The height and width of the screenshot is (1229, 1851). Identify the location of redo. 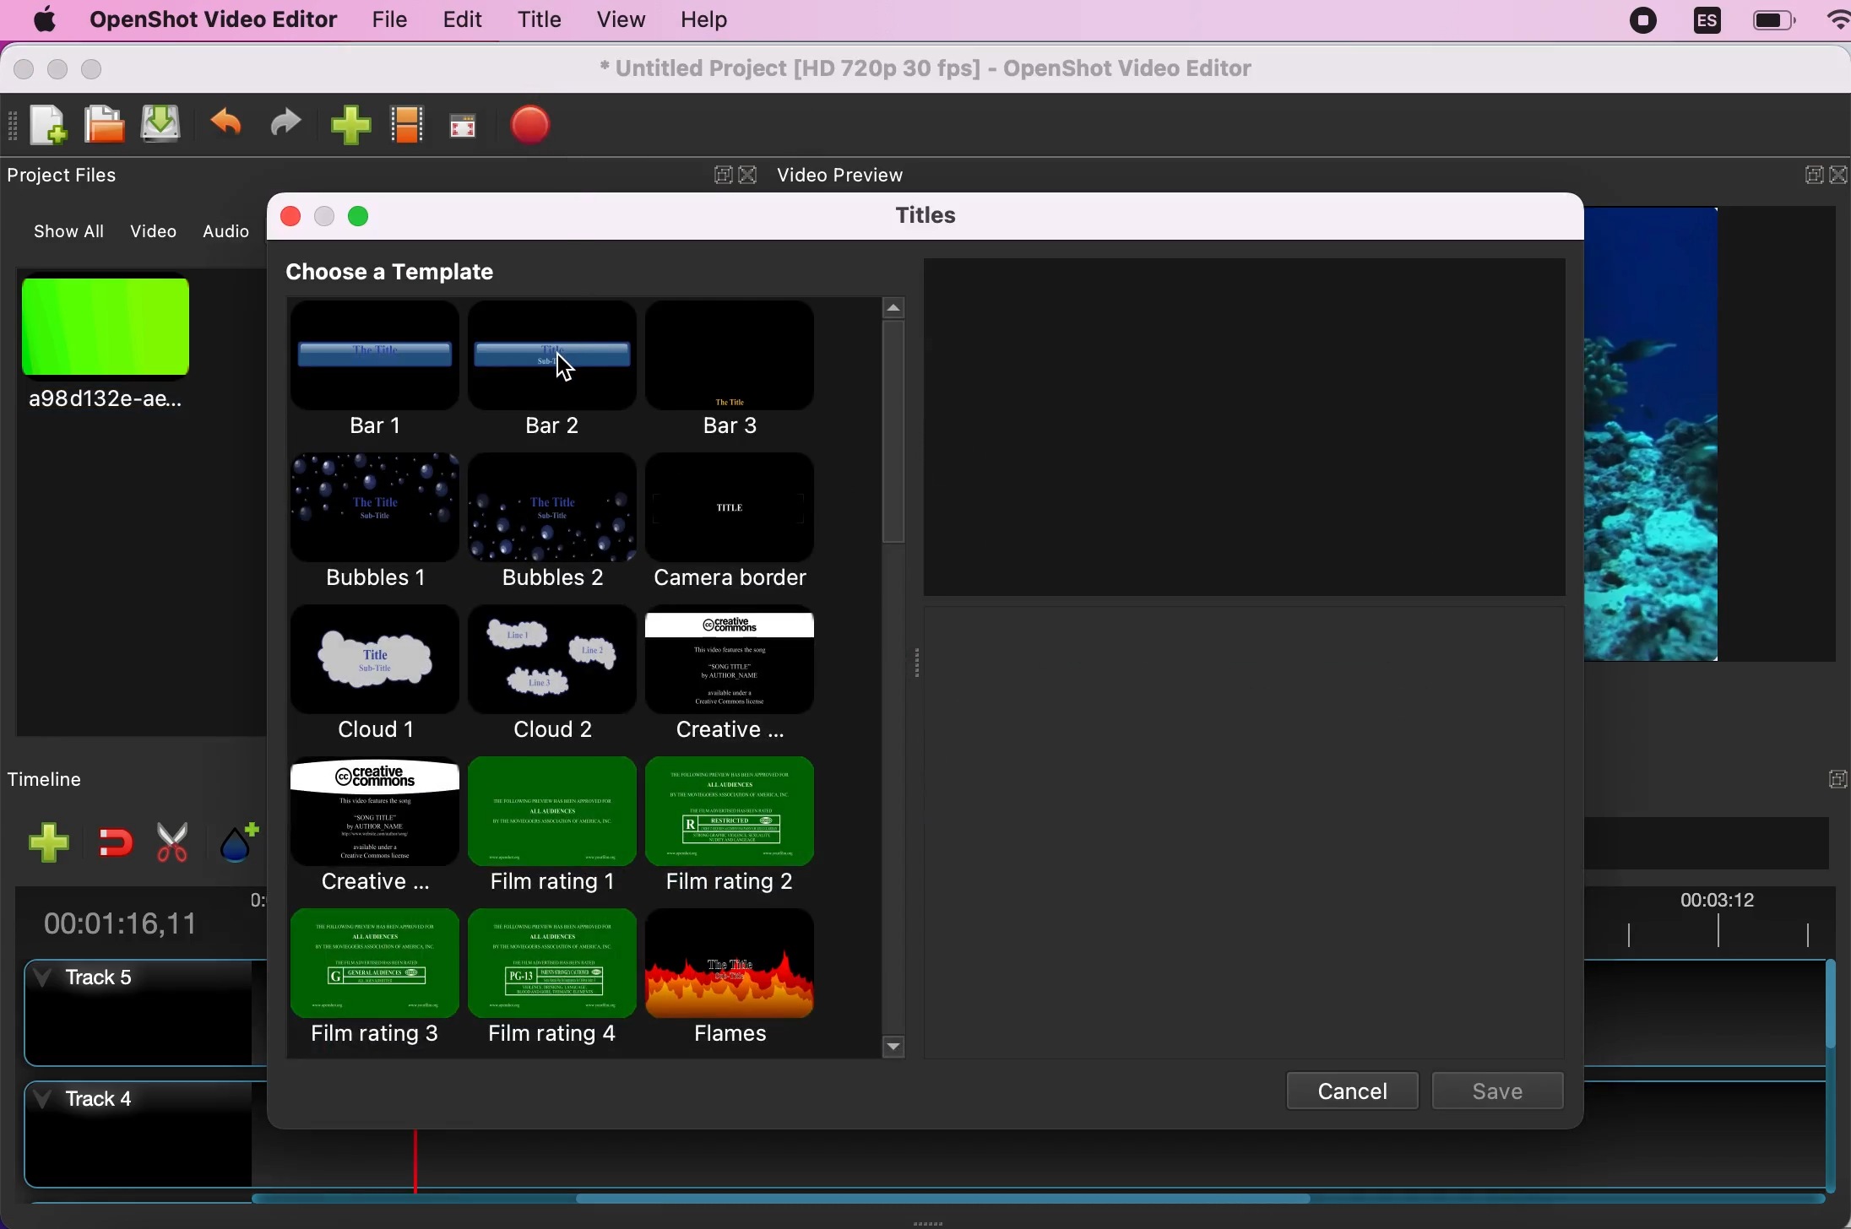
(293, 122).